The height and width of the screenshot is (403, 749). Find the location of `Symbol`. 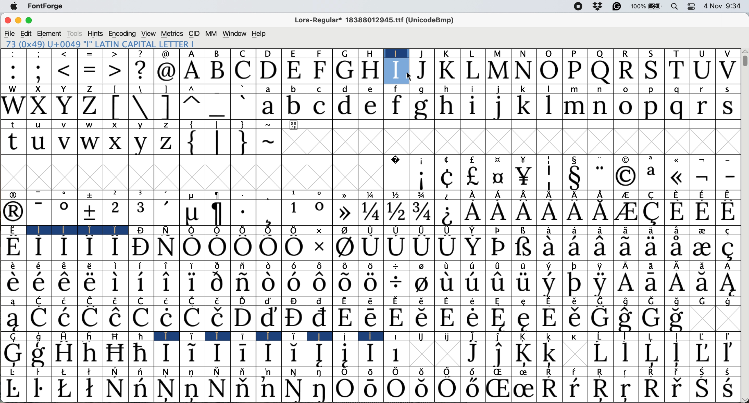

Symbol is located at coordinates (498, 319).